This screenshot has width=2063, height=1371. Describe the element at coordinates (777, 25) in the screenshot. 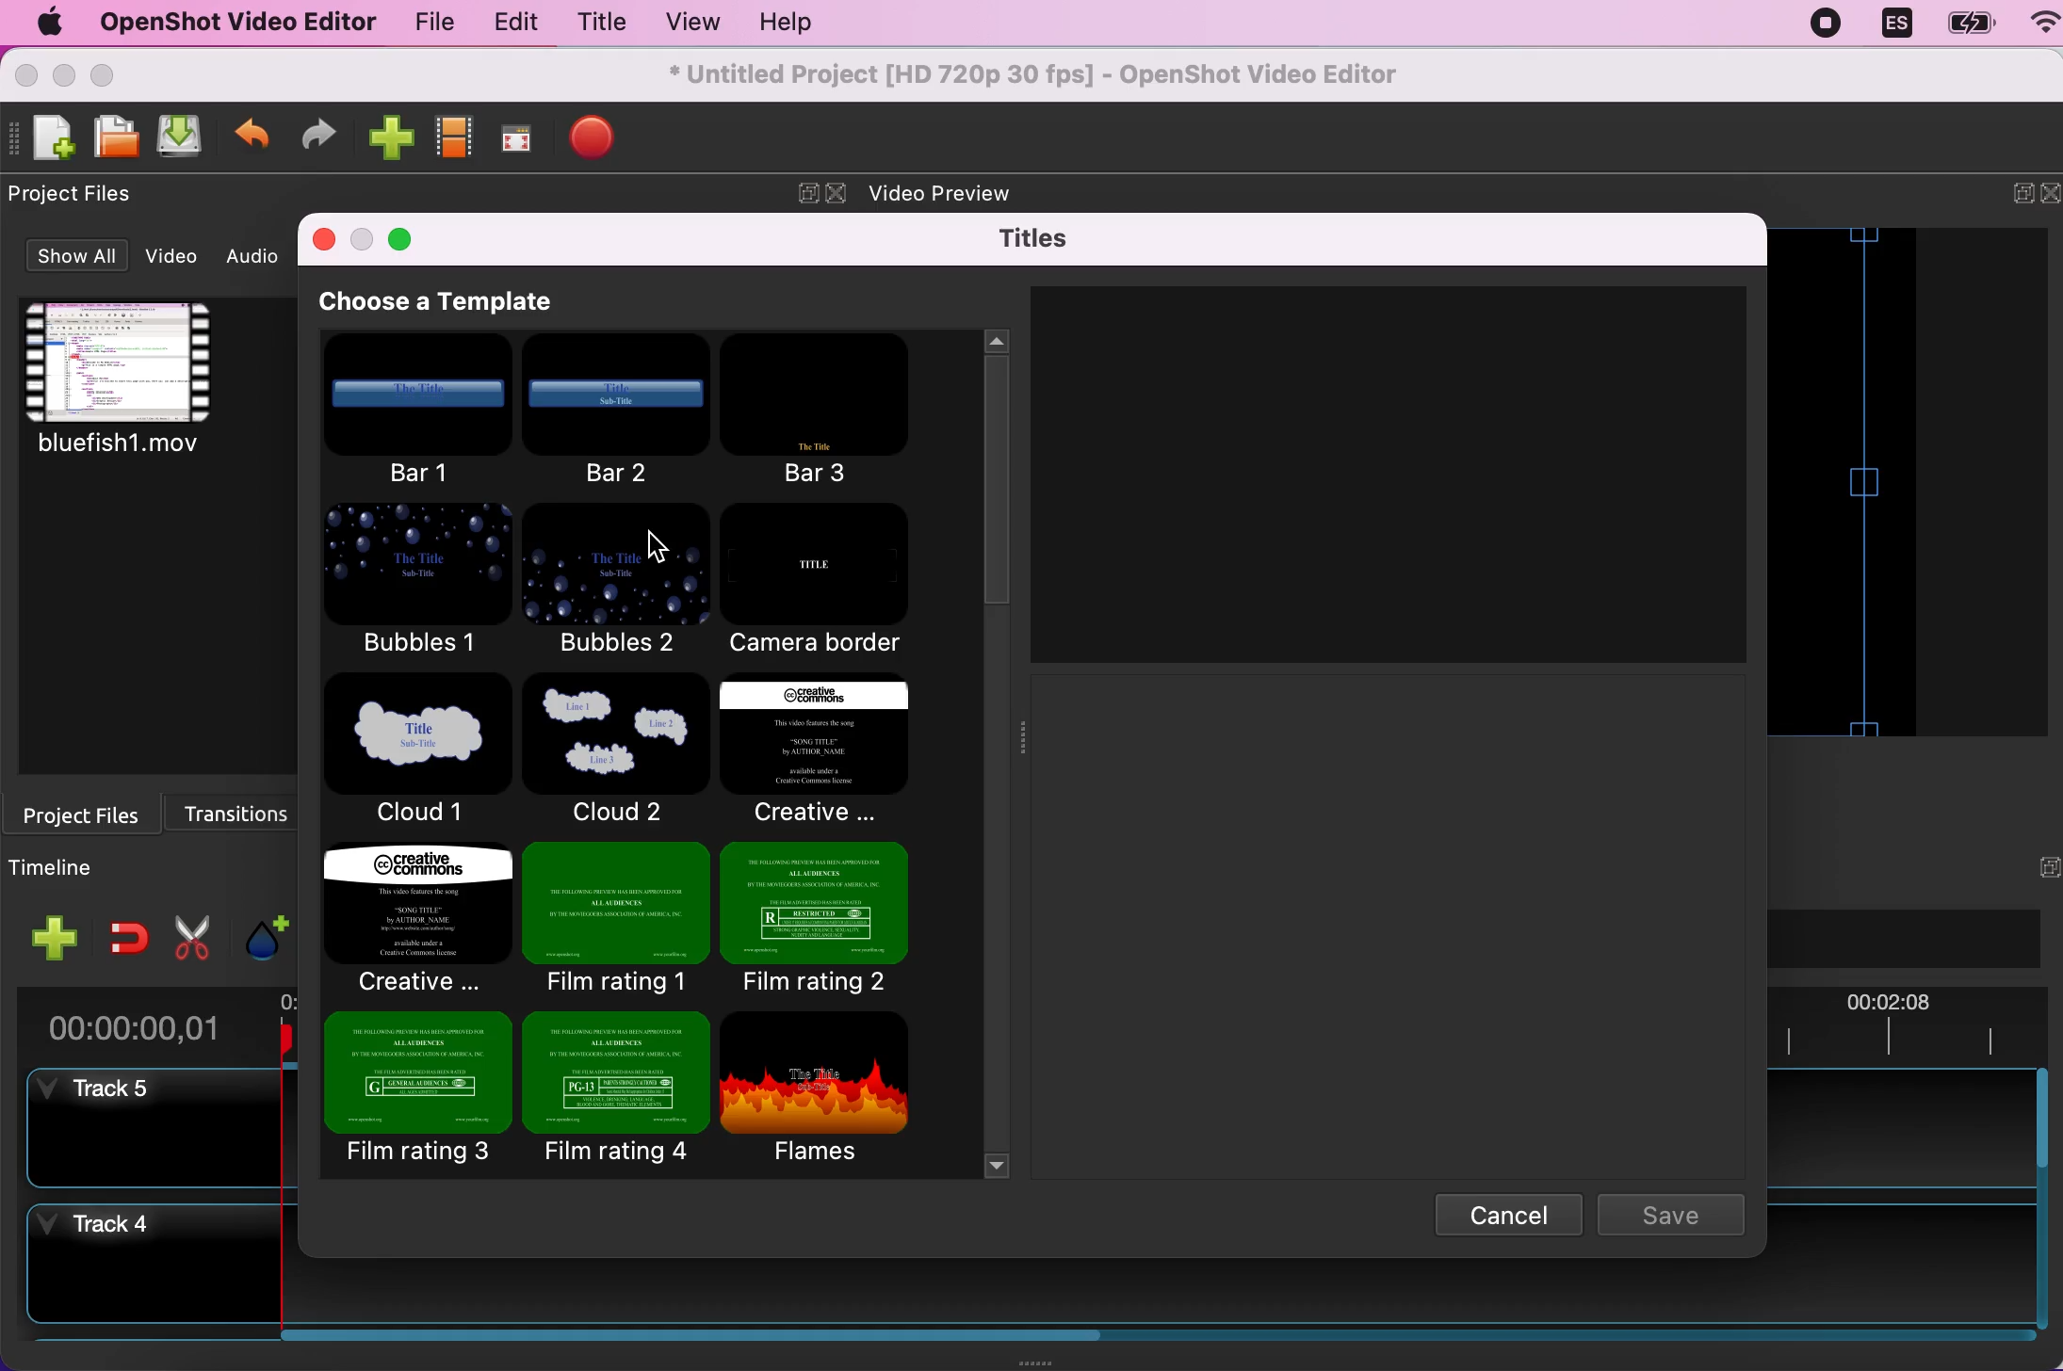

I see `help` at that location.